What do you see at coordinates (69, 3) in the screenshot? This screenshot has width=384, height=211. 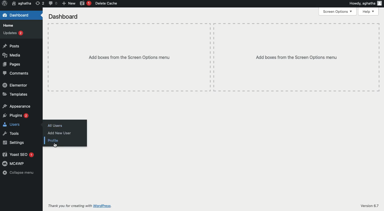 I see `New` at bounding box center [69, 3].